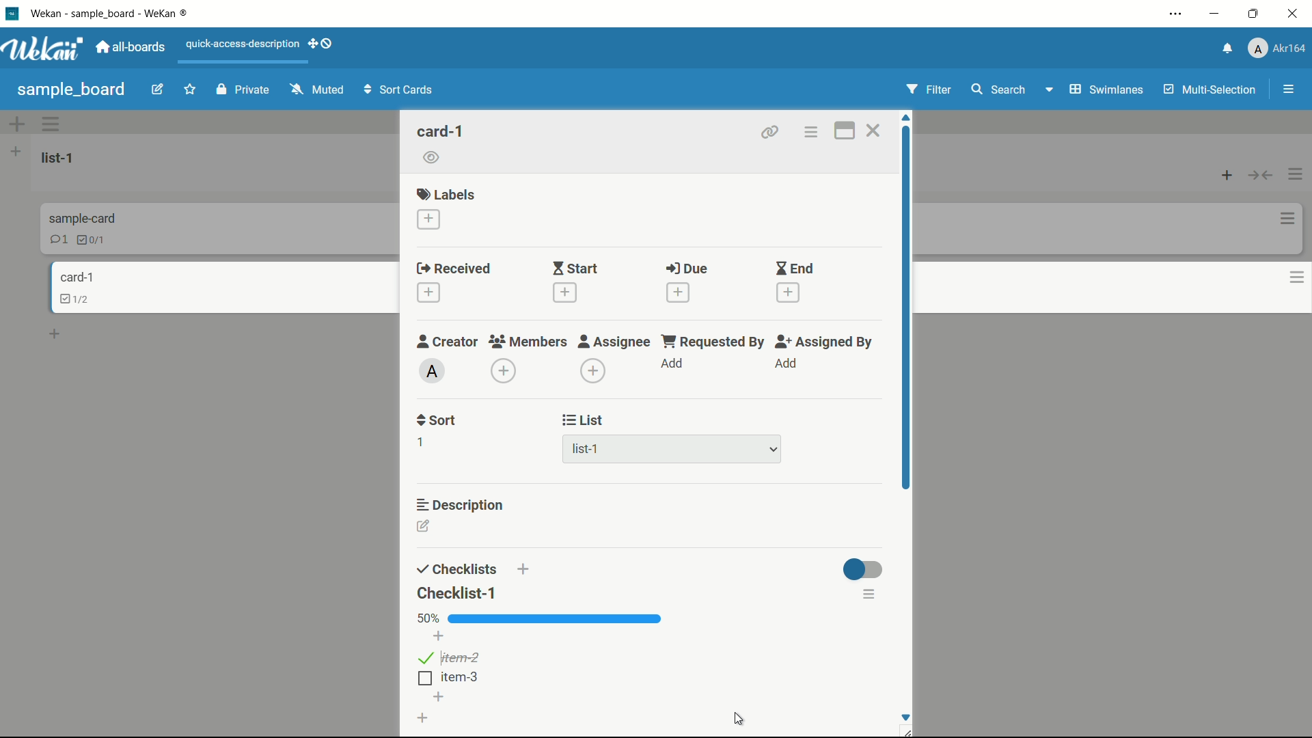 The width and height of the screenshot is (1312, 738). What do you see at coordinates (439, 635) in the screenshot?
I see `add item` at bounding box center [439, 635].